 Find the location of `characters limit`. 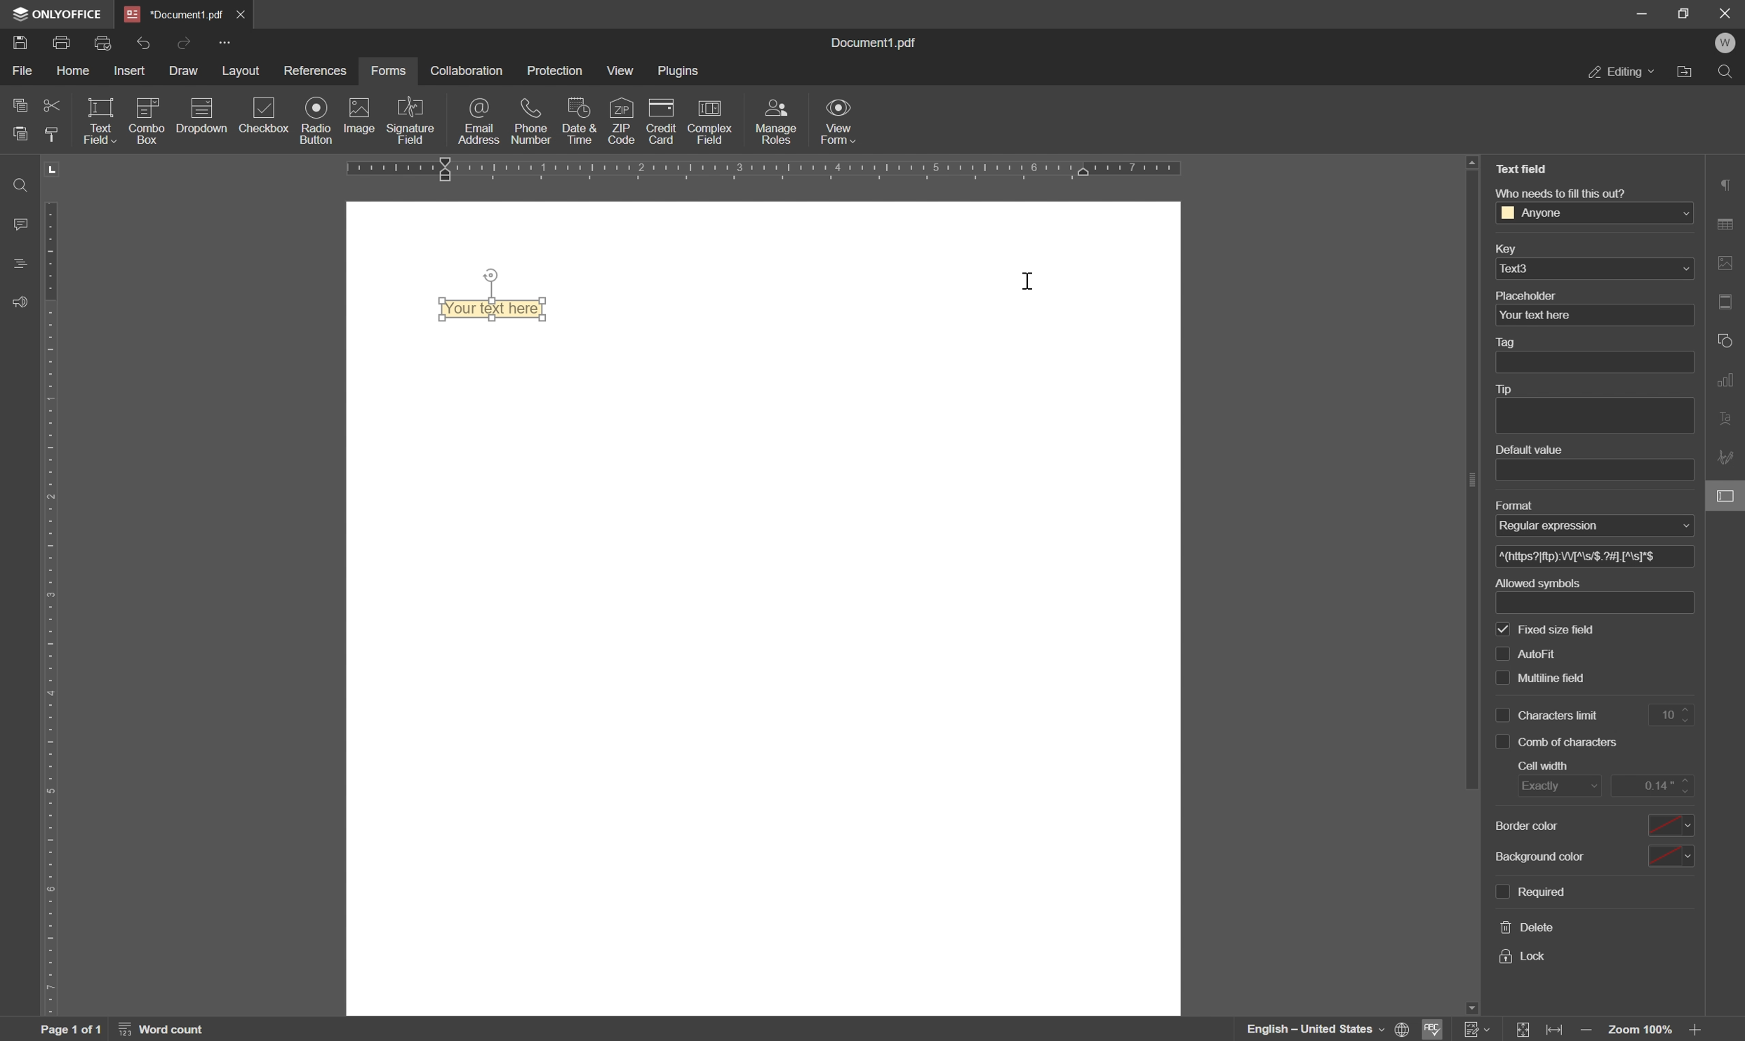

characters limit is located at coordinates (1563, 677).